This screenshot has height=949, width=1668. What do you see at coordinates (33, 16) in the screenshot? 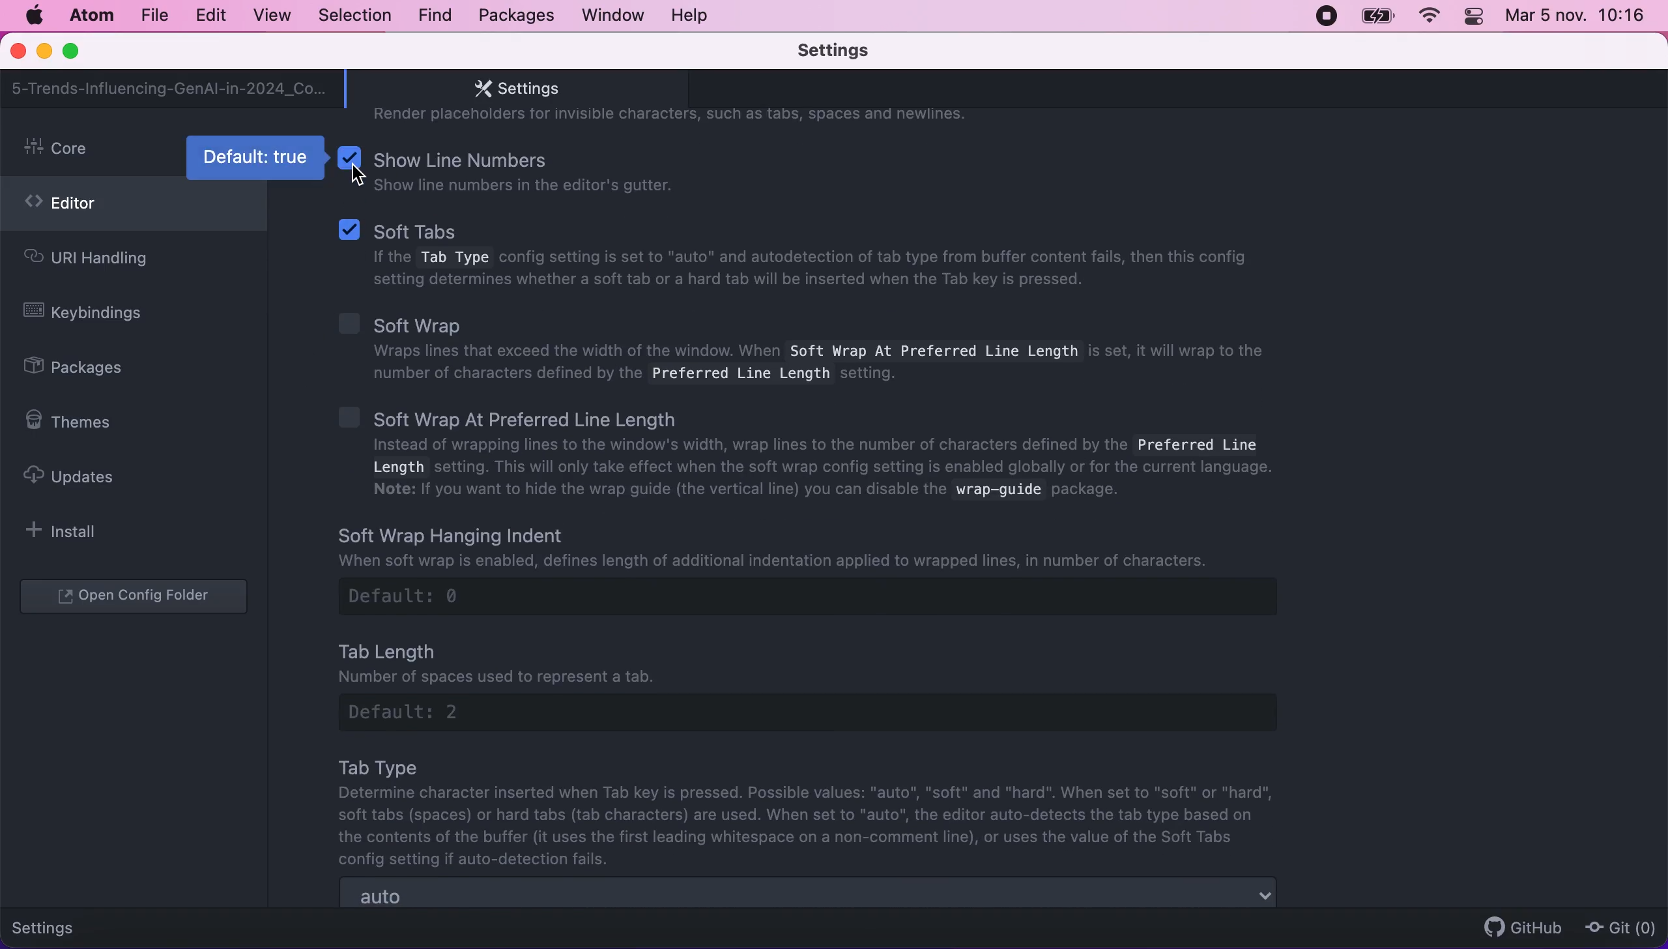
I see `mac logo` at bounding box center [33, 16].